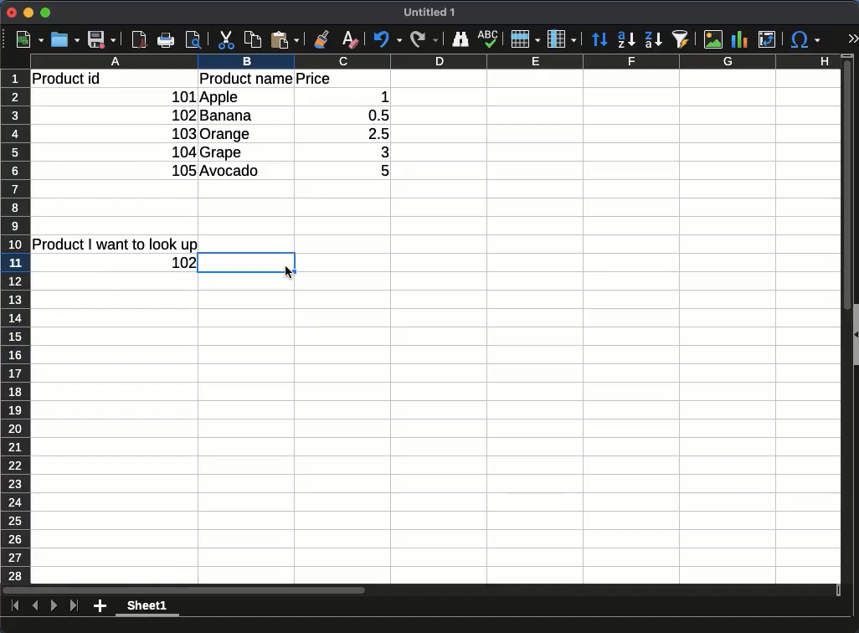 The width and height of the screenshot is (859, 633). I want to click on print preview, so click(193, 40).